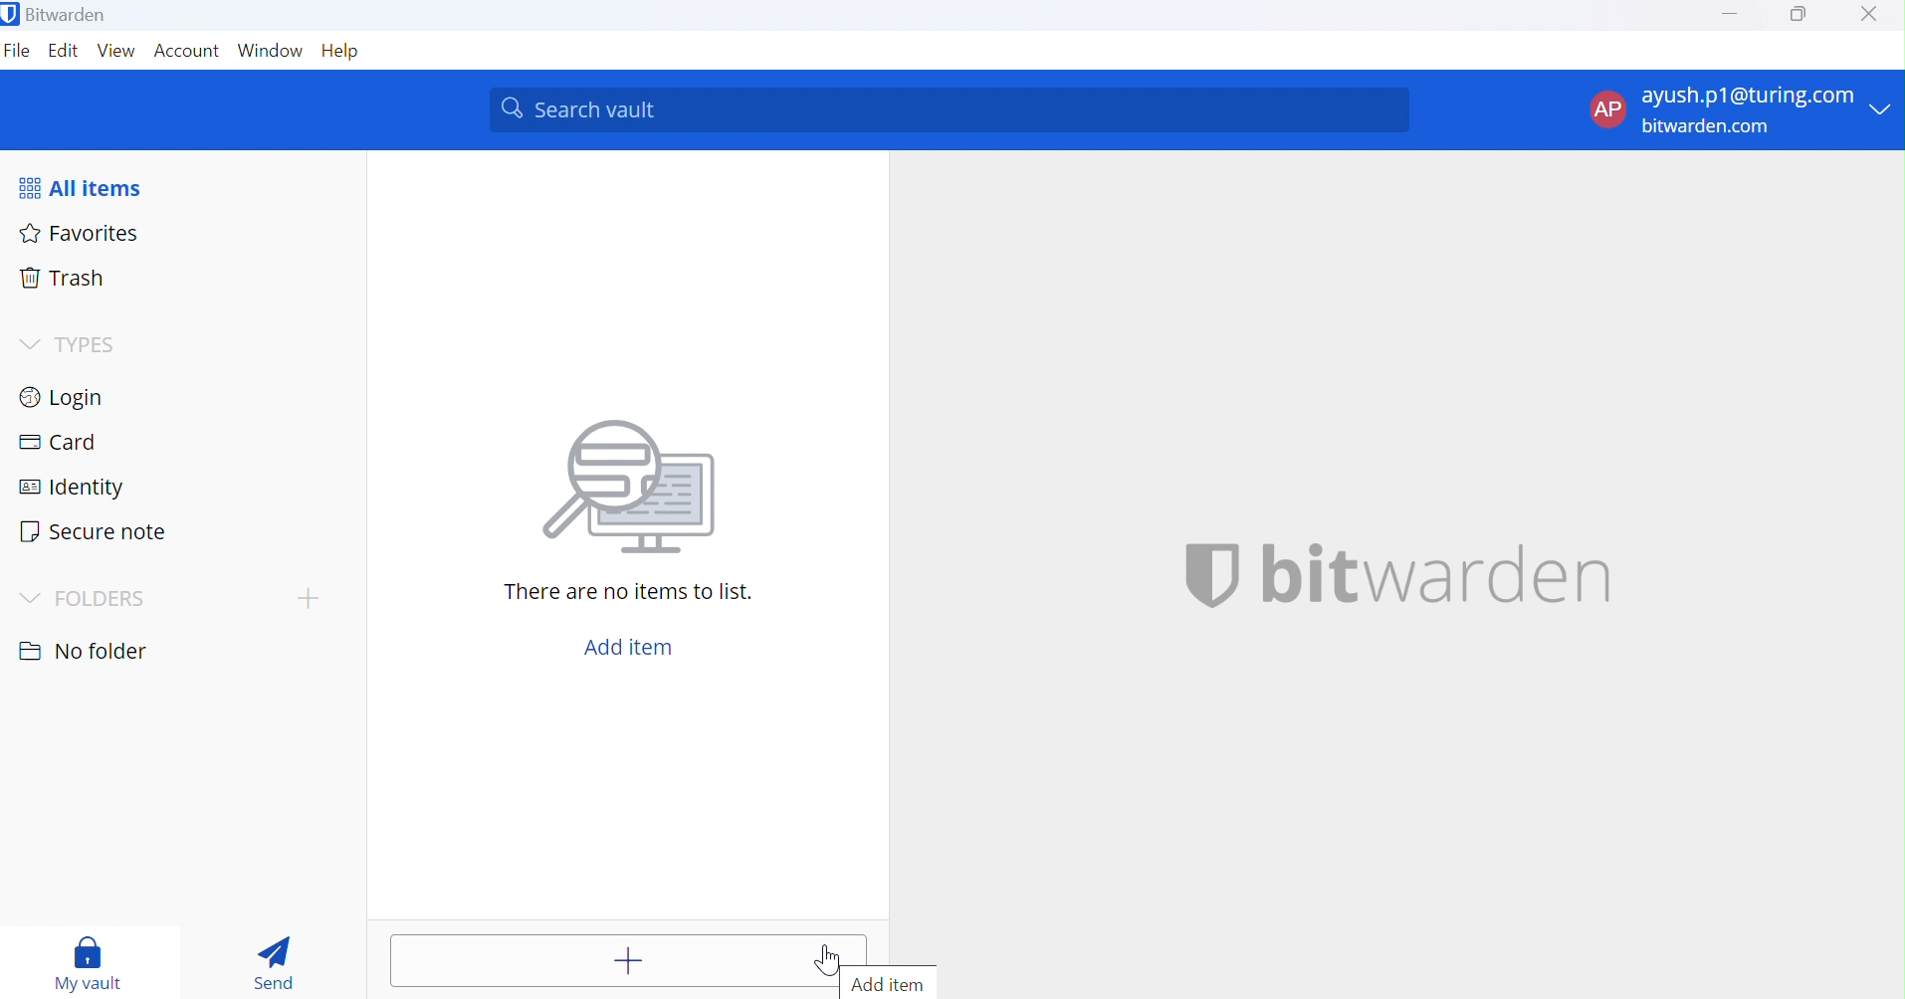  What do you see at coordinates (76, 485) in the screenshot?
I see `Identity` at bounding box center [76, 485].